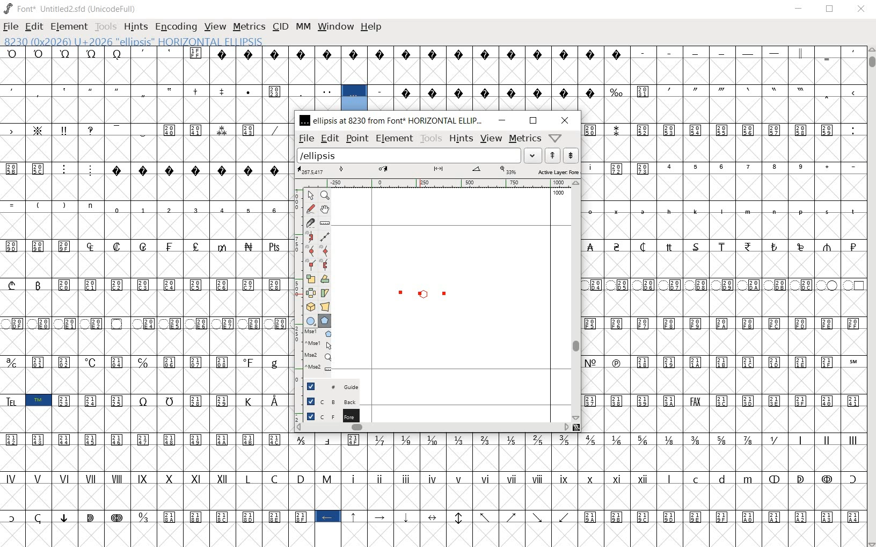  I want to click on WINDOW, so click(335, 26).